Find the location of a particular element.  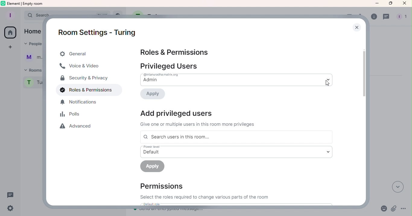

Room is located at coordinates (31, 84).